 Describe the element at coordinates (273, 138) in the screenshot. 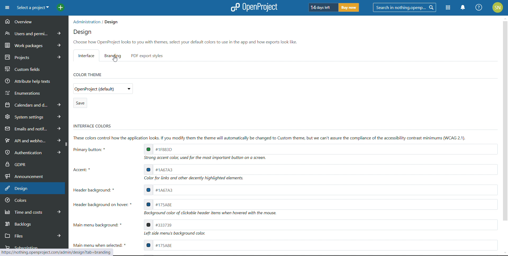

I see `These colors control how the application looks. If you modify them the theme will automatically be changed to Custom theme, but we can't assure the compliance of the accessibility contrast minimums (WCAG 2.1).` at that location.